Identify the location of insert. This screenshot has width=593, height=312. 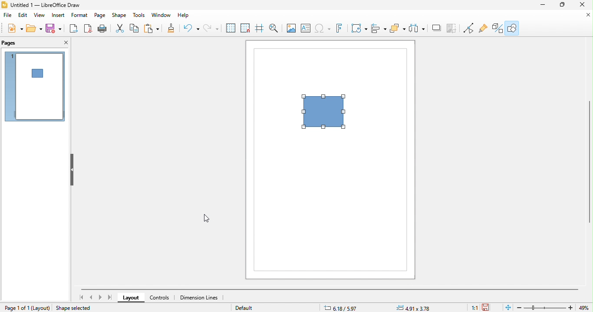
(59, 16).